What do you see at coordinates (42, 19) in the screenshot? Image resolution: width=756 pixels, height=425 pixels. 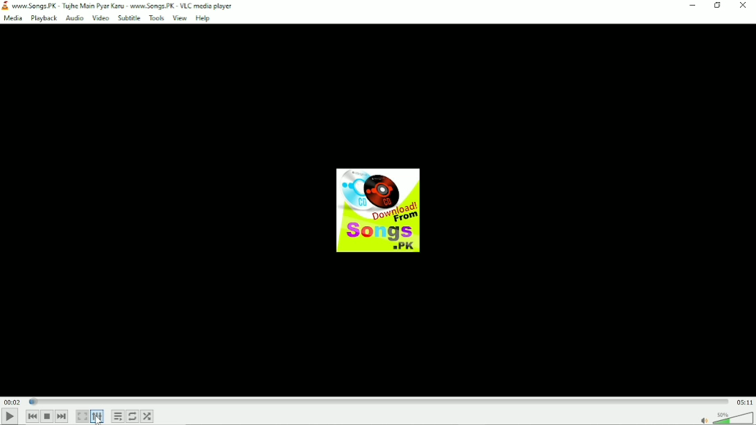 I see `Playback` at bounding box center [42, 19].